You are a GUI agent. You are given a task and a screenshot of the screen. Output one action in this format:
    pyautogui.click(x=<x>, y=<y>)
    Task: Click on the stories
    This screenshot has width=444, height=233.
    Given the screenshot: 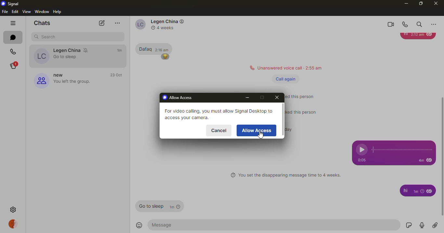 What is the action you would take?
    pyautogui.click(x=15, y=65)
    